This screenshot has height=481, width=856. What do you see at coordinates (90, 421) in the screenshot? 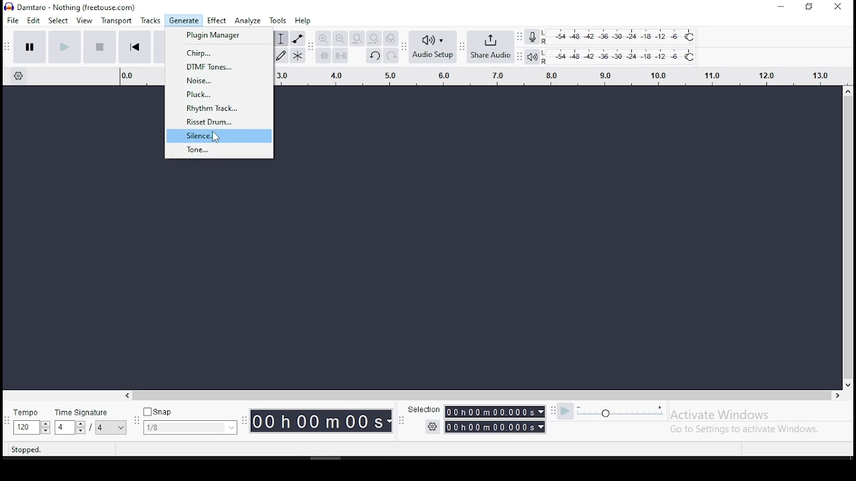
I see `time signature` at bounding box center [90, 421].